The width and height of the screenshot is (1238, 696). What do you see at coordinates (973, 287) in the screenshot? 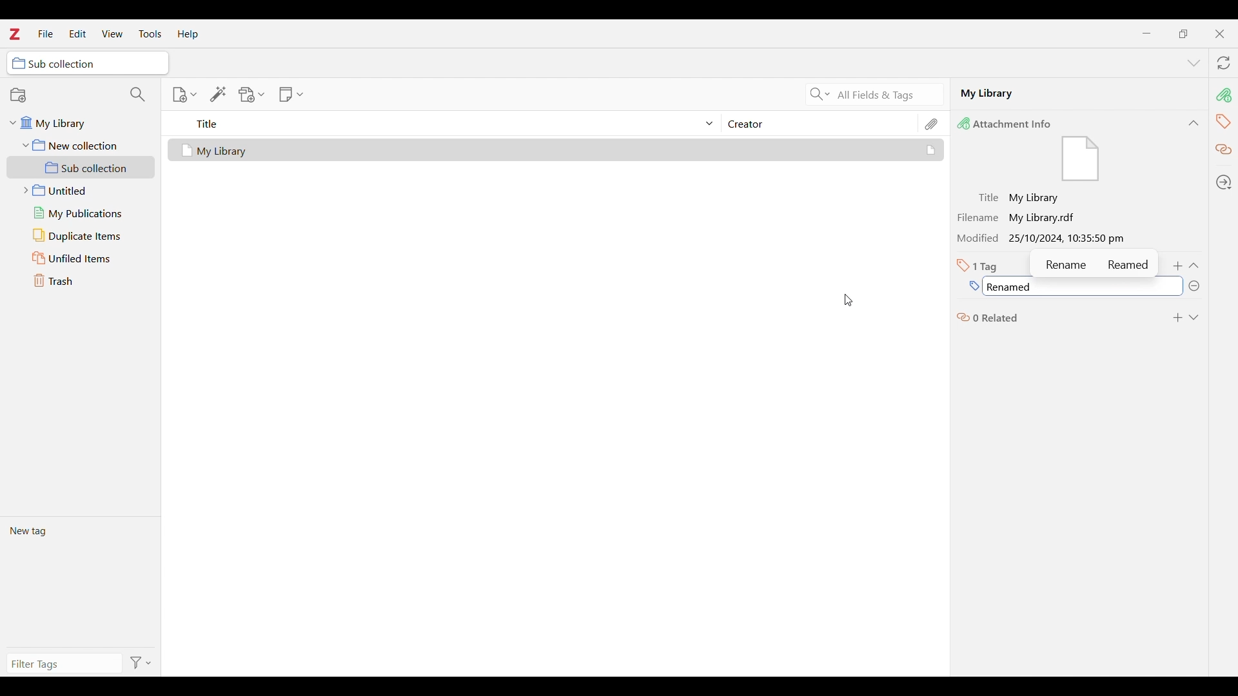
I see `Type in name of new tag` at bounding box center [973, 287].